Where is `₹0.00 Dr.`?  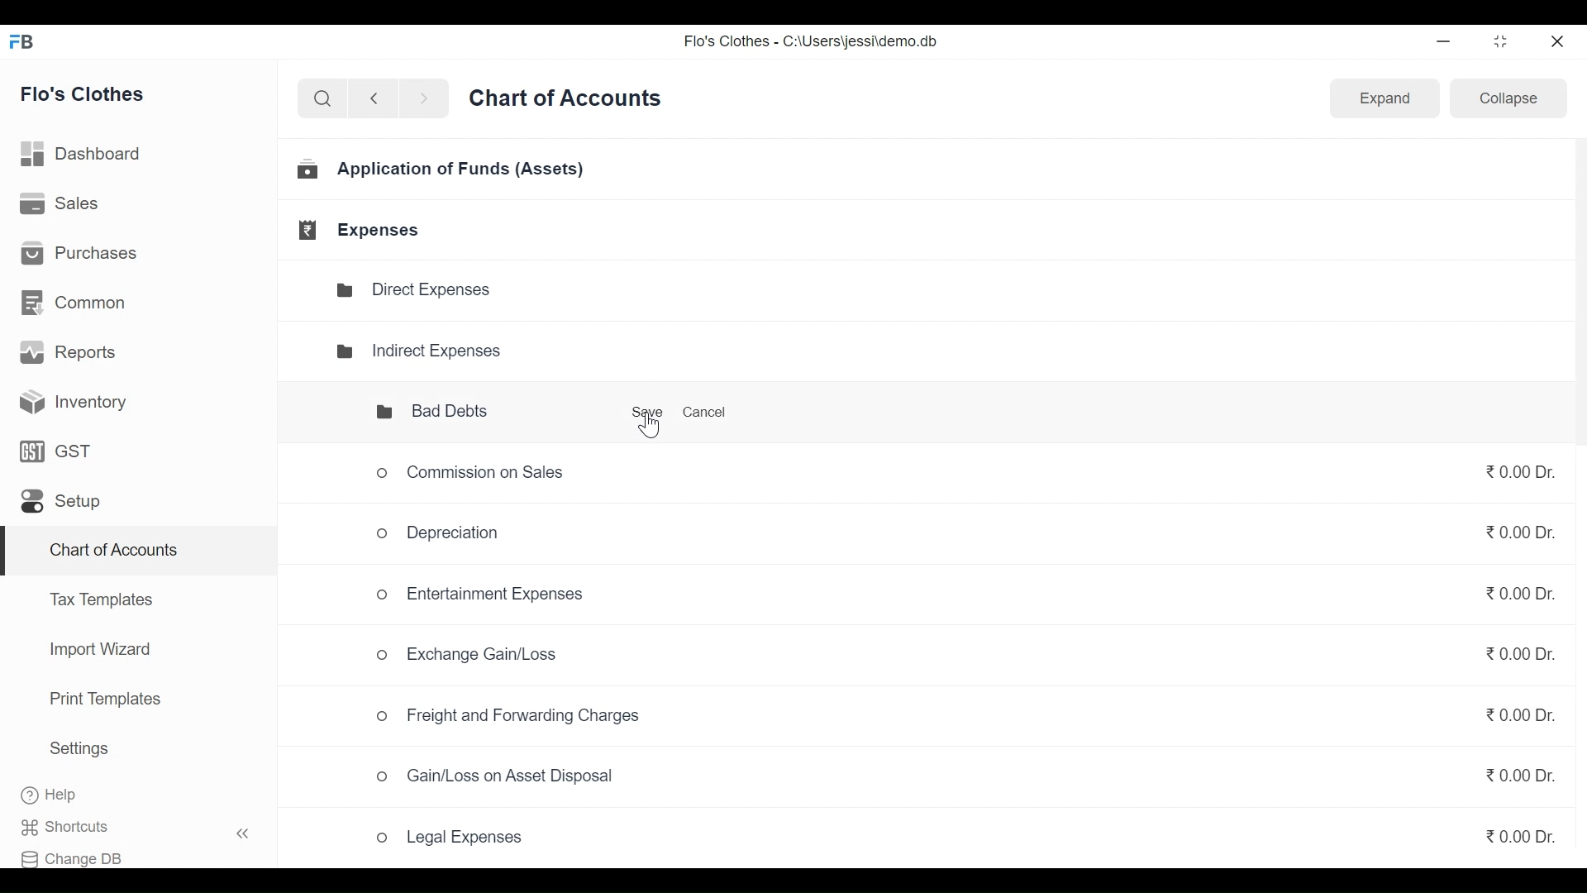
₹0.00 Dr. is located at coordinates (1514, 836).